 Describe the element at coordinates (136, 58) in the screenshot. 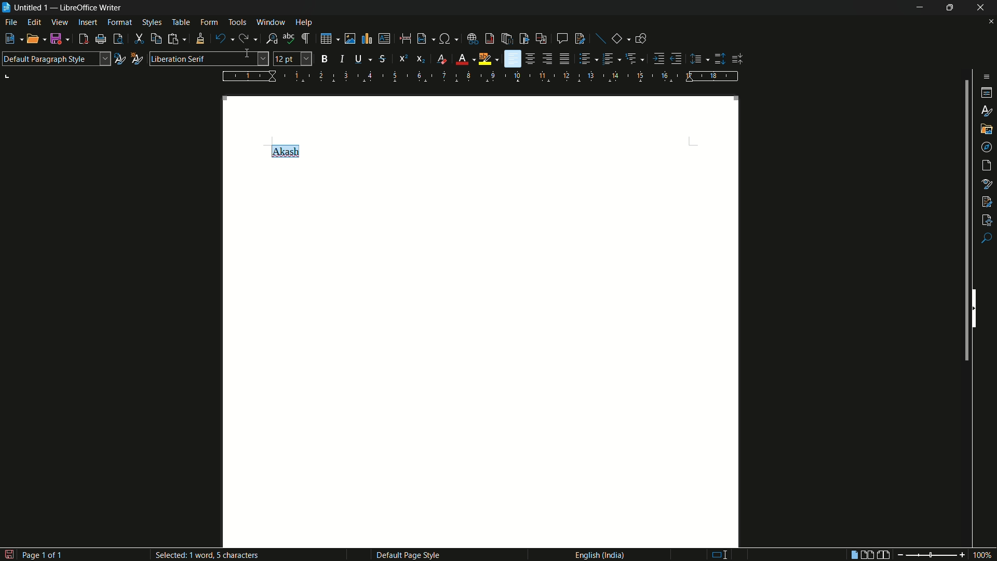

I see `new style from selection` at that location.